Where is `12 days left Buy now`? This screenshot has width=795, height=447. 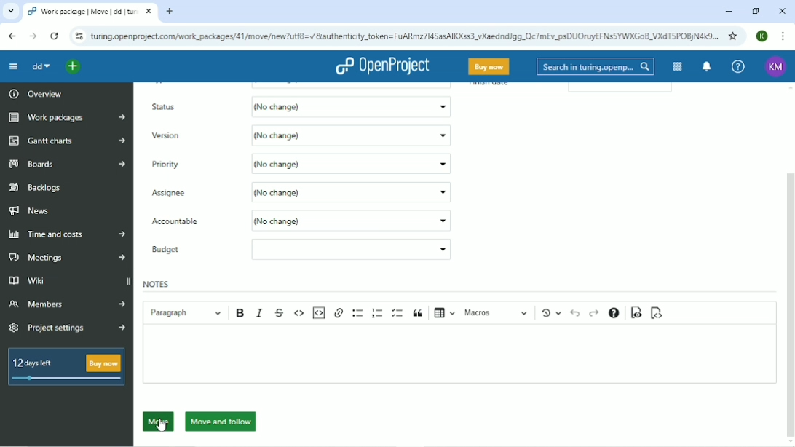
12 days left Buy now is located at coordinates (69, 371).